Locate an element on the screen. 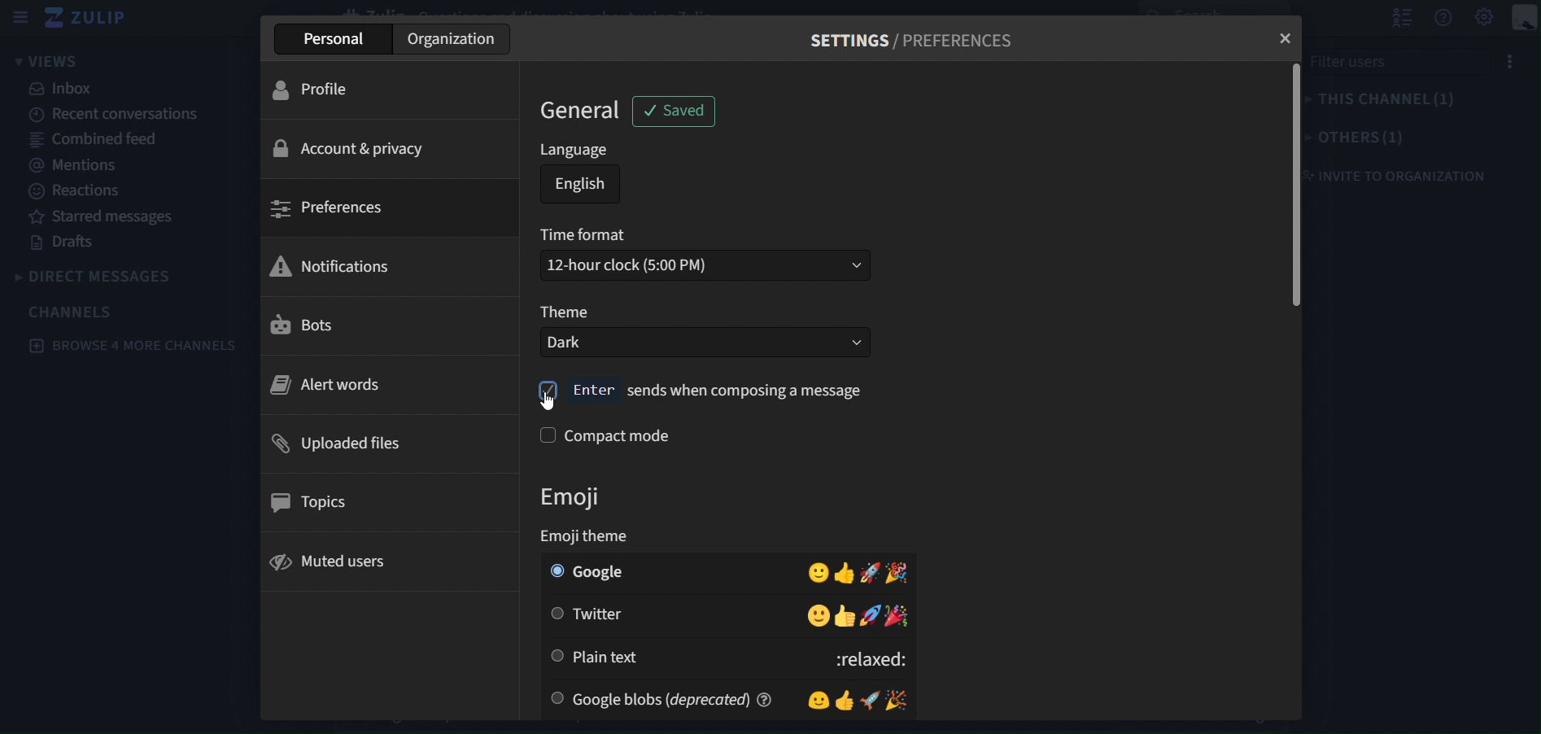 This screenshot has width=1541, height=734. Close is located at coordinates (1277, 42).